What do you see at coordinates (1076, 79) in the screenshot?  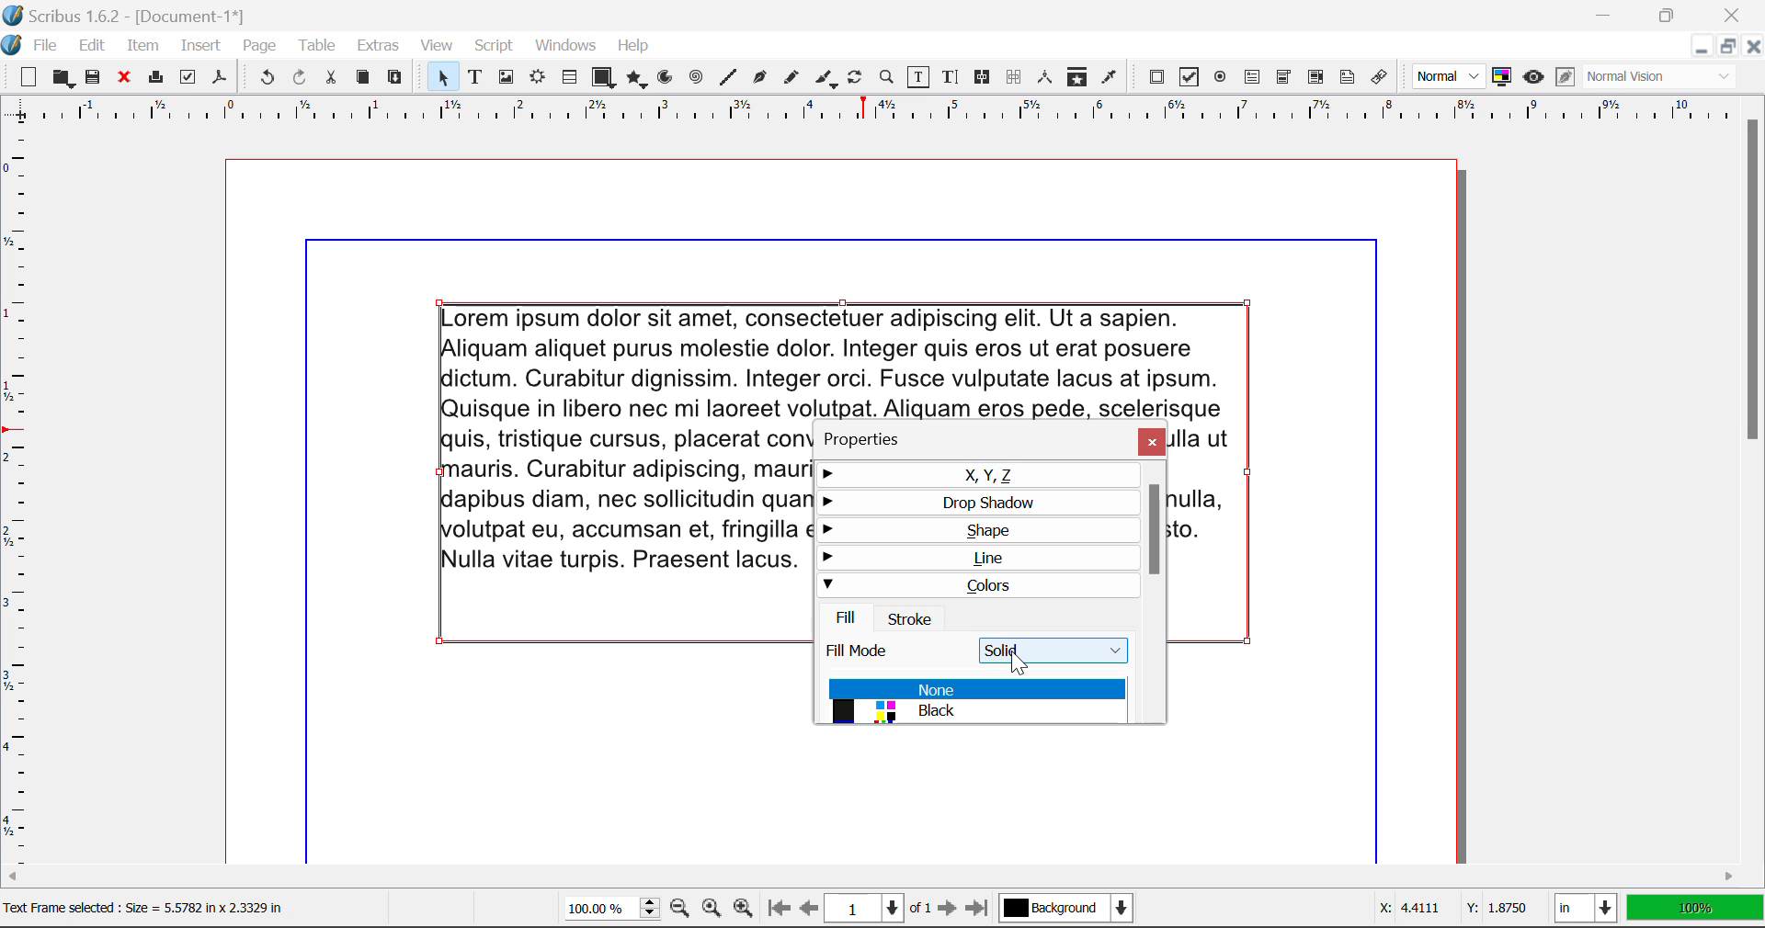 I see `Copy Item Properties` at bounding box center [1076, 79].